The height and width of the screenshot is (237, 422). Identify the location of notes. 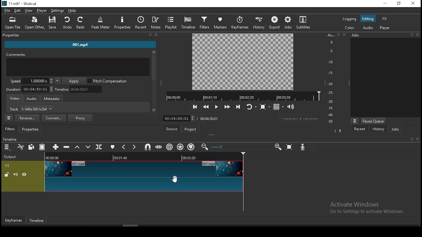
(156, 23).